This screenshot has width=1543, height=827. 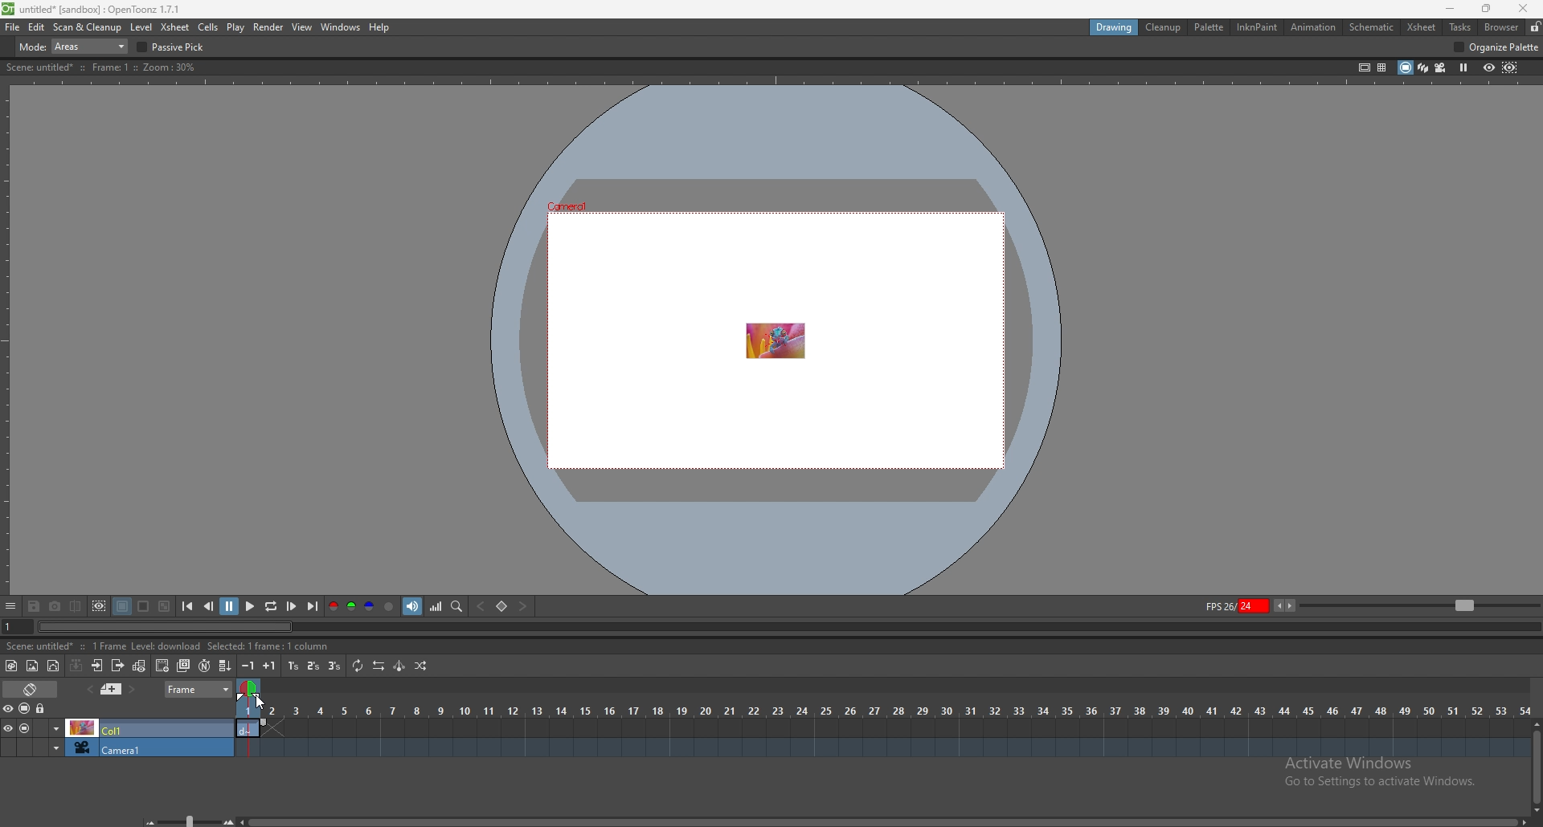 What do you see at coordinates (420, 666) in the screenshot?
I see `random` at bounding box center [420, 666].